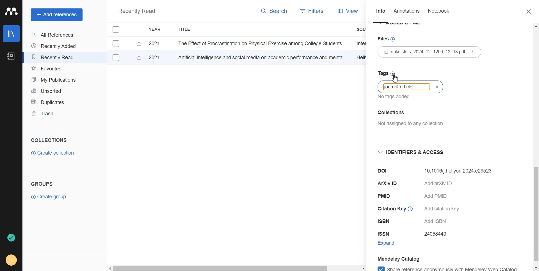 The height and width of the screenshot is (271, 539). Describe the element at coordinates (453, 268) in the screenshot. I see `Share reference anonymously with mendeley web catlog` at that location.